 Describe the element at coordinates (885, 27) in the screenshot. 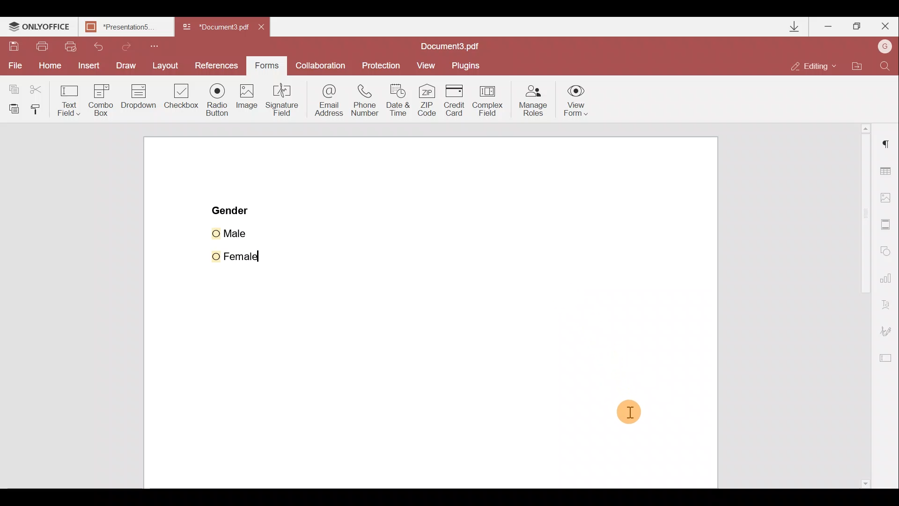

I see `Close` at that location.